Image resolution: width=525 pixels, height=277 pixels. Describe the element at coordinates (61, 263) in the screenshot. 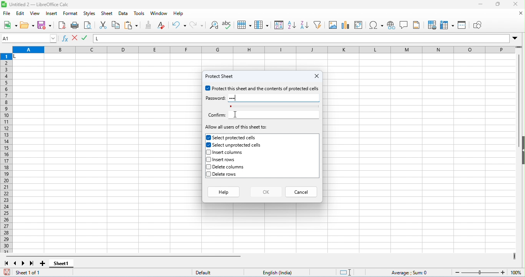

I see `sheet 1` at that location.